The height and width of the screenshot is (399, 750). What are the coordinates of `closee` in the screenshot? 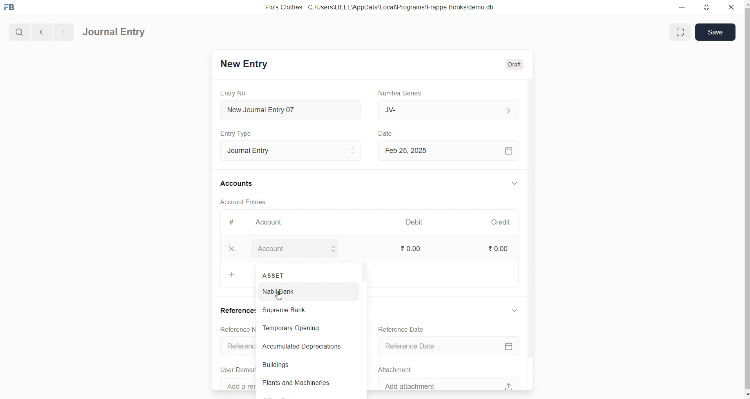 It's located at (236, 249).